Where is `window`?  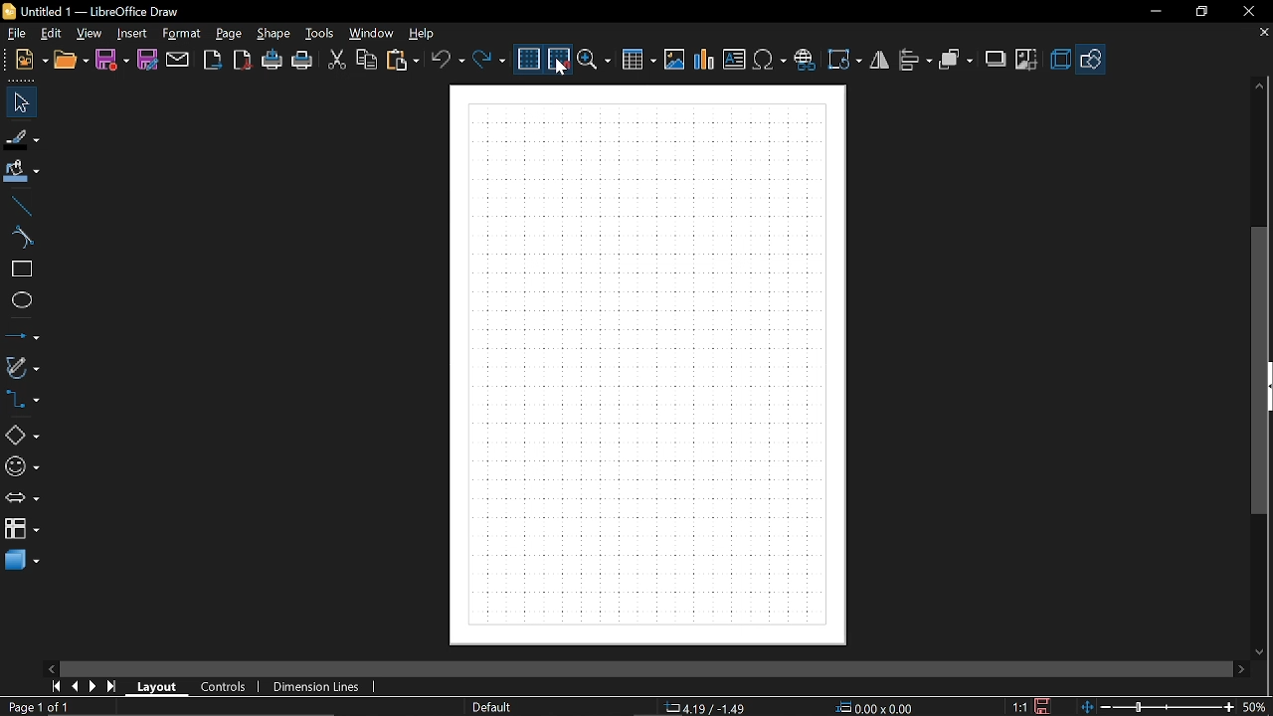
window is located at coordinates (372, 35).